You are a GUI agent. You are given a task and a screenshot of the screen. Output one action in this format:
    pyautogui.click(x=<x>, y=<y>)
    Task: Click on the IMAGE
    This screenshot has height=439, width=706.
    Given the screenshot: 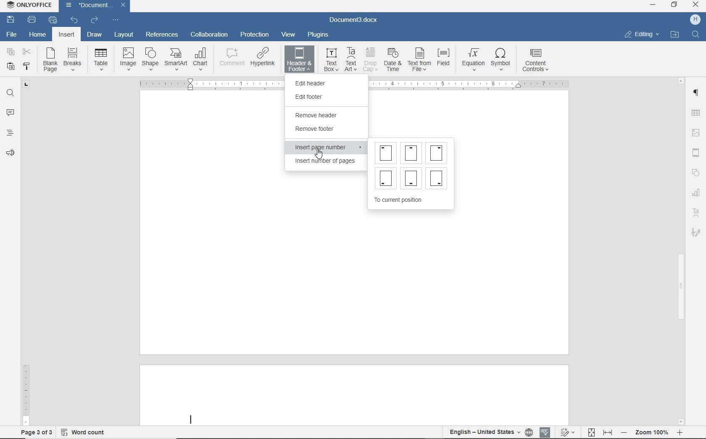 What is the action you would take?
    pyautogui.click(x=697, y=133)
    